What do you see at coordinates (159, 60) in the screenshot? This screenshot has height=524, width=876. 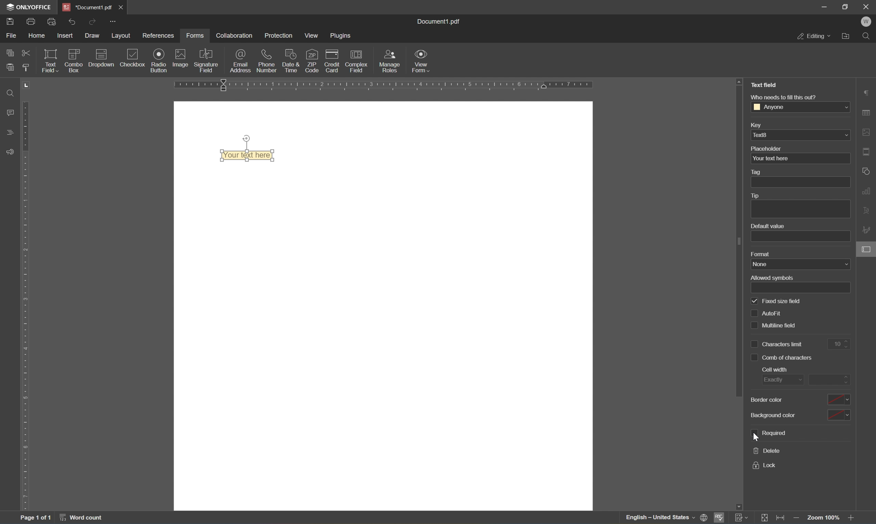 I see `radio button` at bounding box center [159, 60].